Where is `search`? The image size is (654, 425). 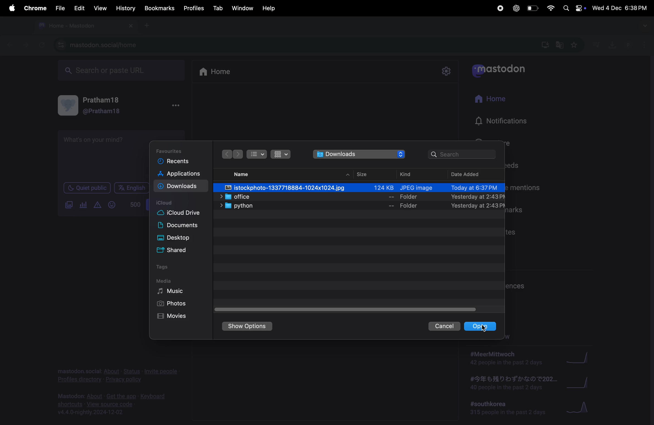 search is located at coordinates (463, 154).